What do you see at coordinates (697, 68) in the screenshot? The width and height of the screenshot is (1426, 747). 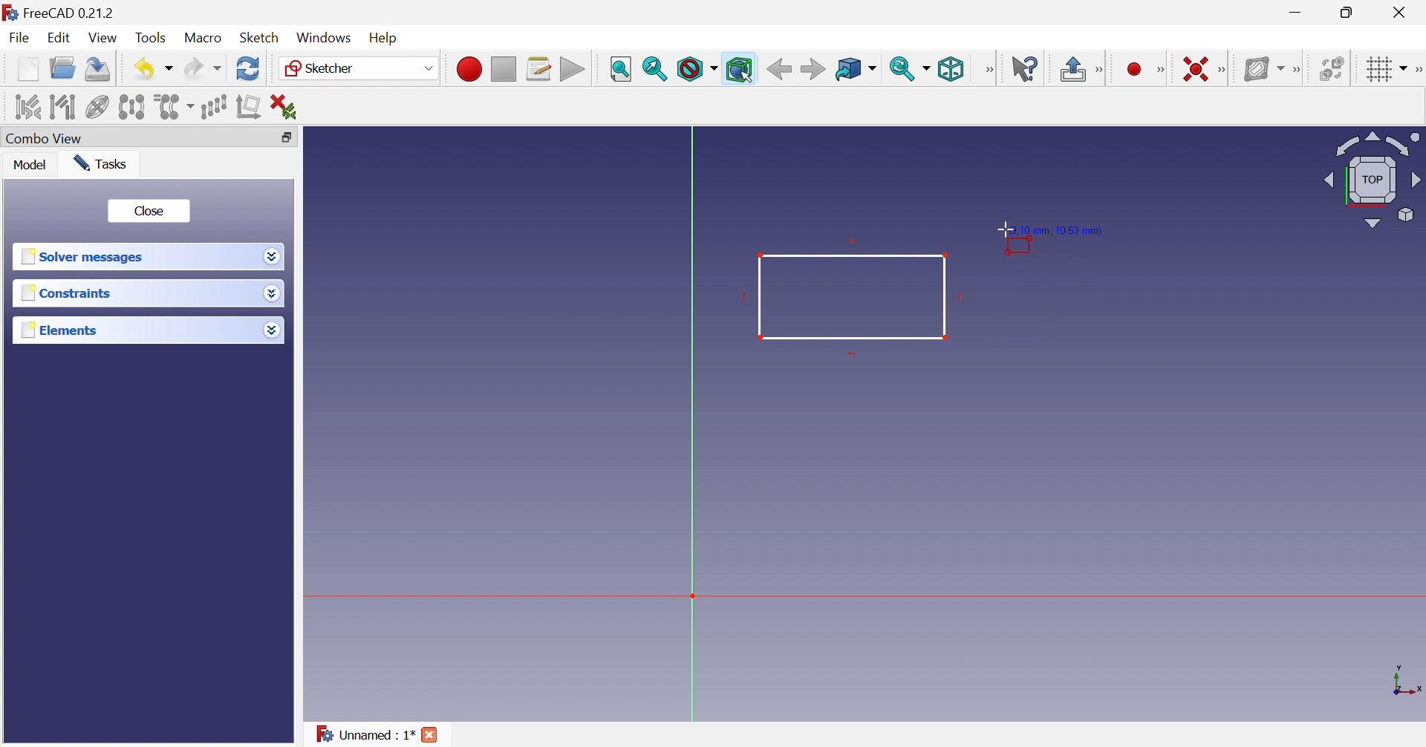 I see `Draw style` at bounding box center [697, 68].